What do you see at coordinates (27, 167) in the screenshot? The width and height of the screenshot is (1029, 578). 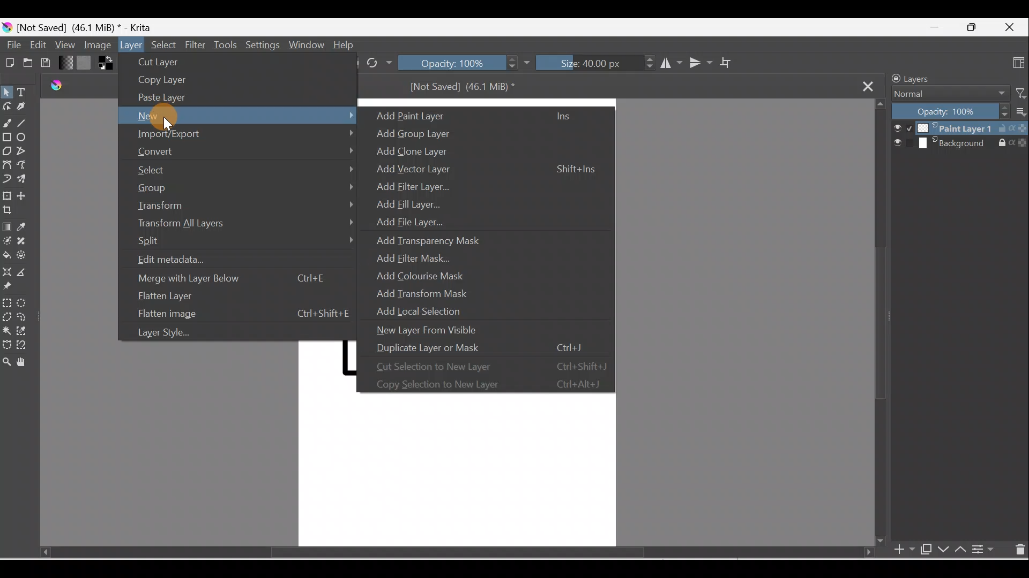 I see `Freehand path tool` at bounding box center [27, 167].